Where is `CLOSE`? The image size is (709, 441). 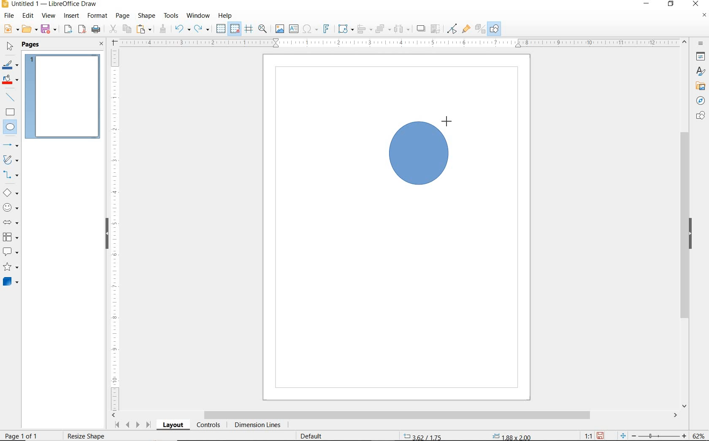
CLOSE is located at coordinates (101, 44).